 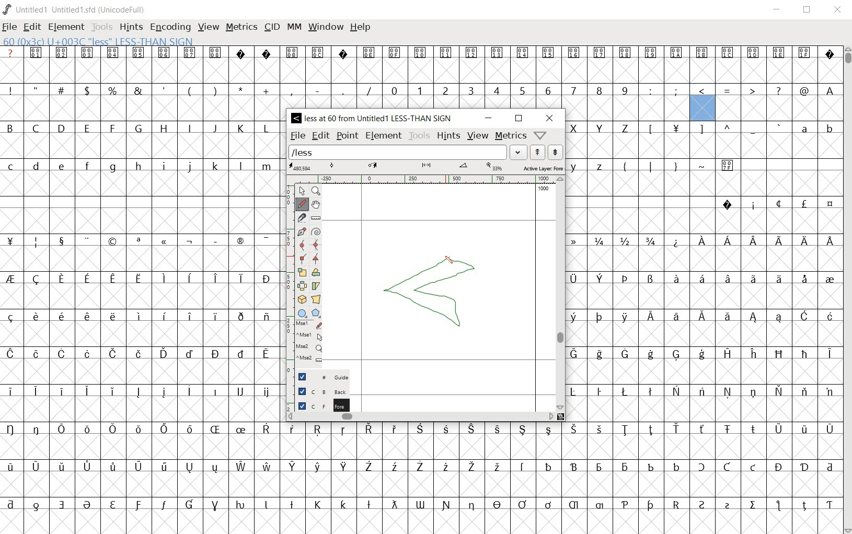 What do you see at coordinates (361, 28) in the screenshot?
I see `help` at bounding box center [361, 28].